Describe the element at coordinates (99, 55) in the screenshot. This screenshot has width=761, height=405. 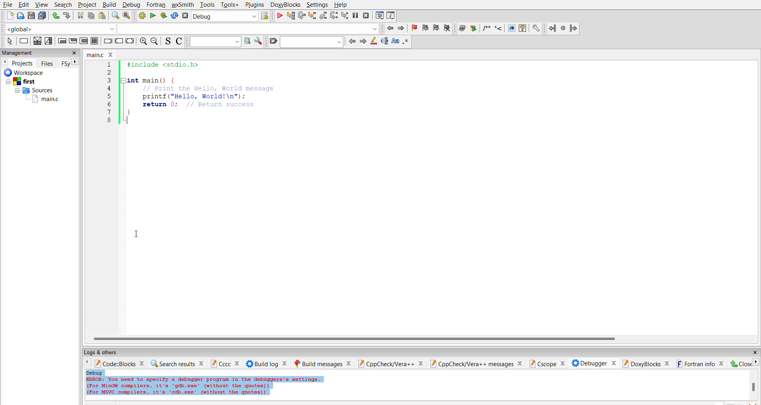
I see `main.c` at that location.